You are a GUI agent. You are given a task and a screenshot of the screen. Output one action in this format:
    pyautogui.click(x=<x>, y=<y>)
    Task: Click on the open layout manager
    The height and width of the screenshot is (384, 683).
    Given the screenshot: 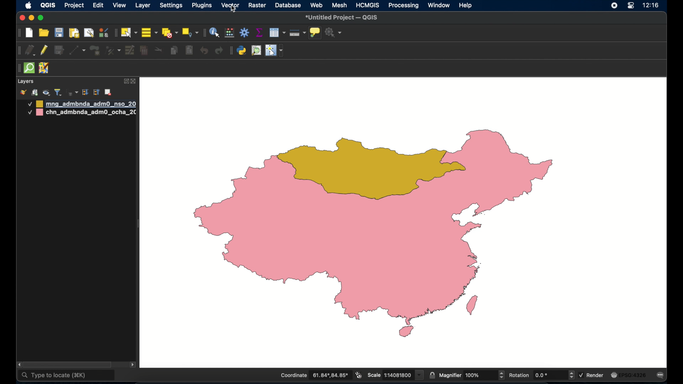 What is the action you would take?
    pyautogui.click(x=89, y=33)
    